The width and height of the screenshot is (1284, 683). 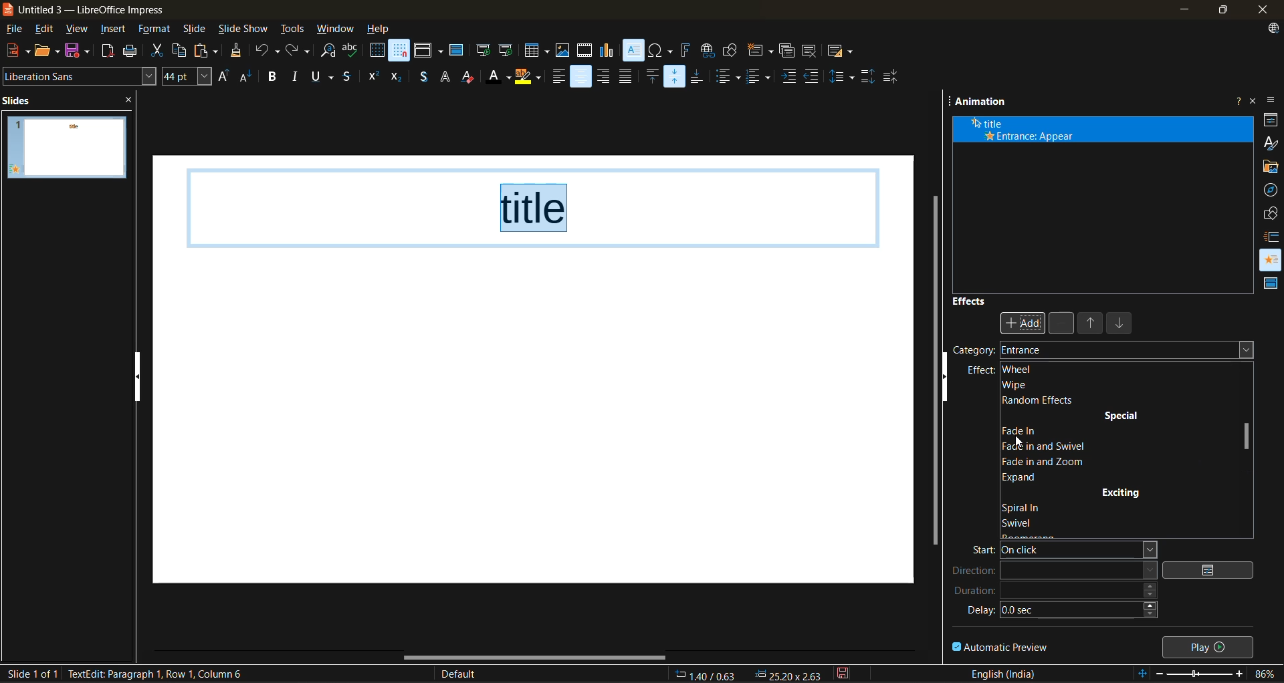 I want to click on options, so click(x=1214, y=570).